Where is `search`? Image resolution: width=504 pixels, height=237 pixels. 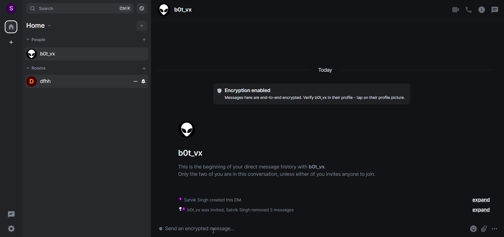 search is located at coordinates (77, 8).